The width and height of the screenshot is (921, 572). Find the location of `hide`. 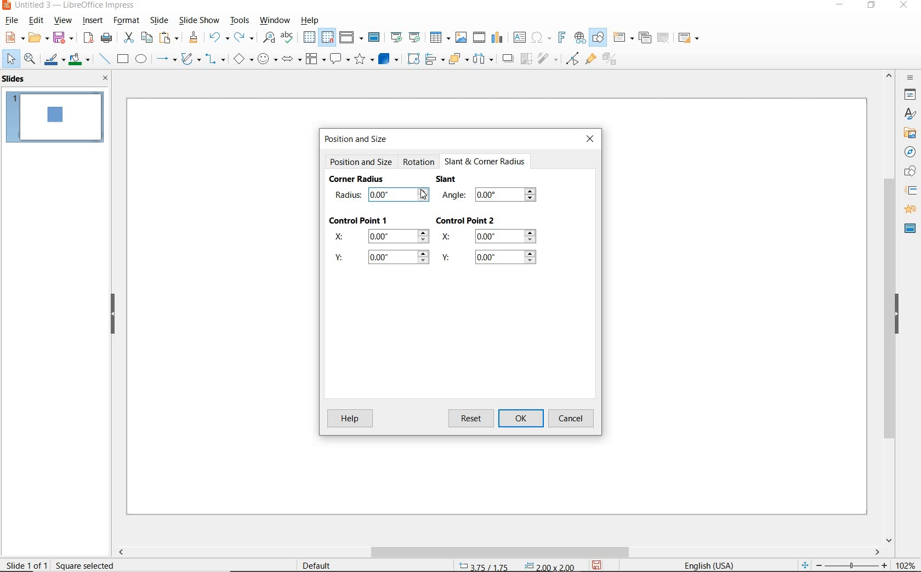

hide is located at coordinates (897, 314).